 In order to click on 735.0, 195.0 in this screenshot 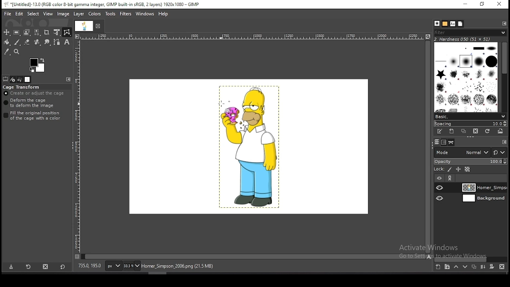, I will do `click(90, 265)`.